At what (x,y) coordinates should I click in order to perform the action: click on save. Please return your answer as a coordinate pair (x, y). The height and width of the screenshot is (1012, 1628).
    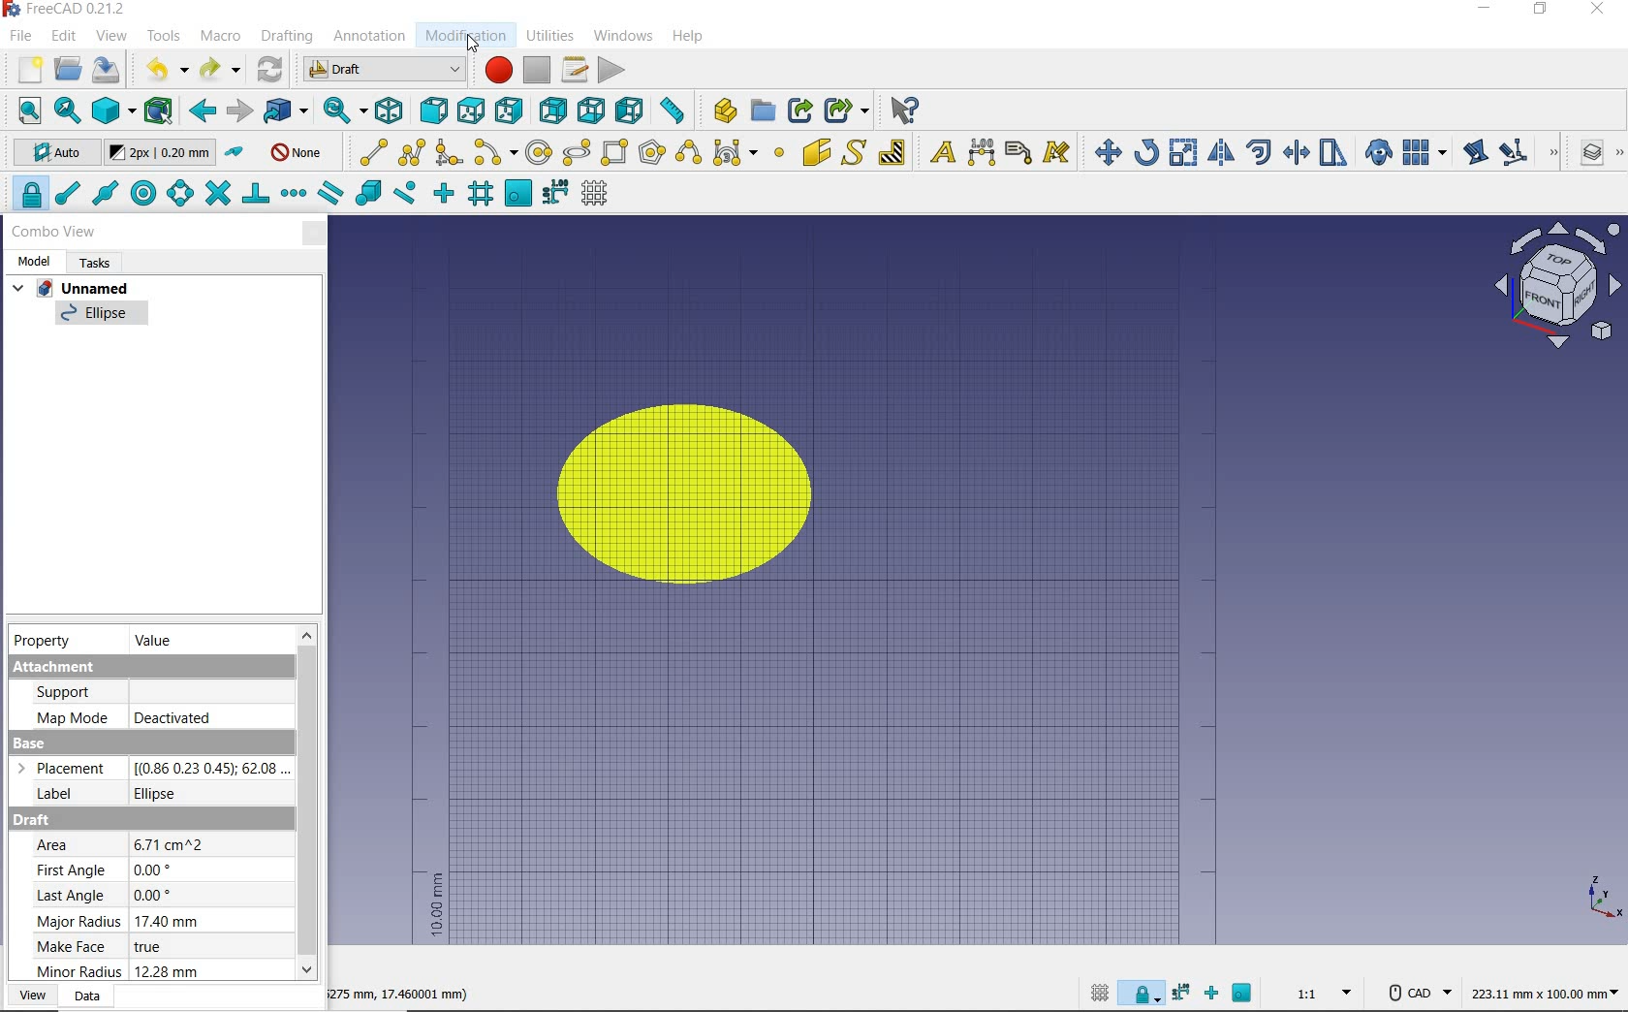
    Looking at the image, I should click on (108, 73).